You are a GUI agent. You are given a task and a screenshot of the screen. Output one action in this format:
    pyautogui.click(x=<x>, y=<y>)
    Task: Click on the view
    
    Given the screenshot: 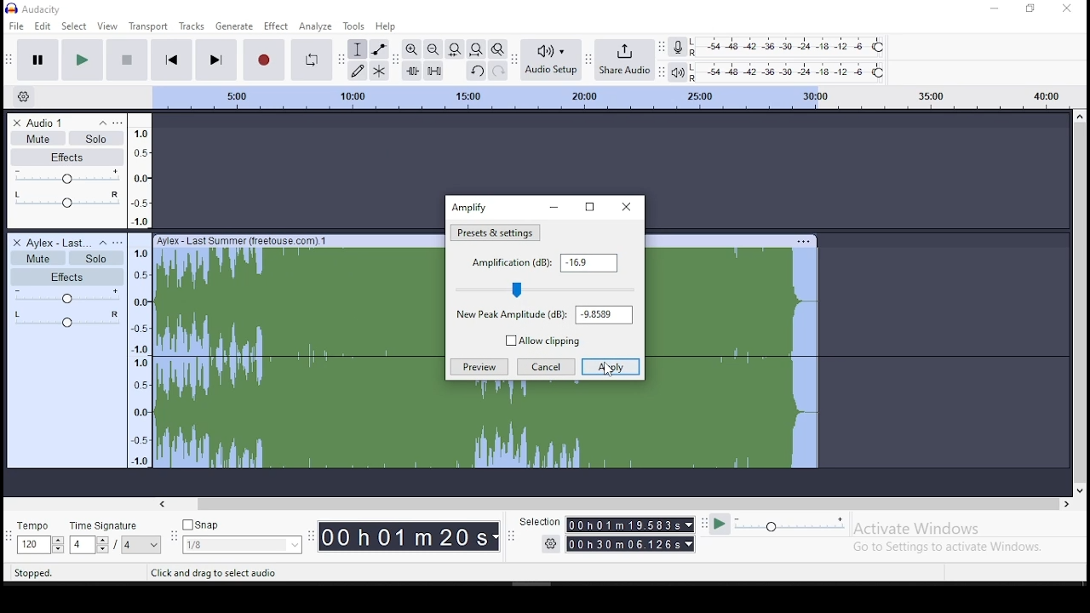 What is the action you would take?
    pyautogui.click(x=110, y=26)
    